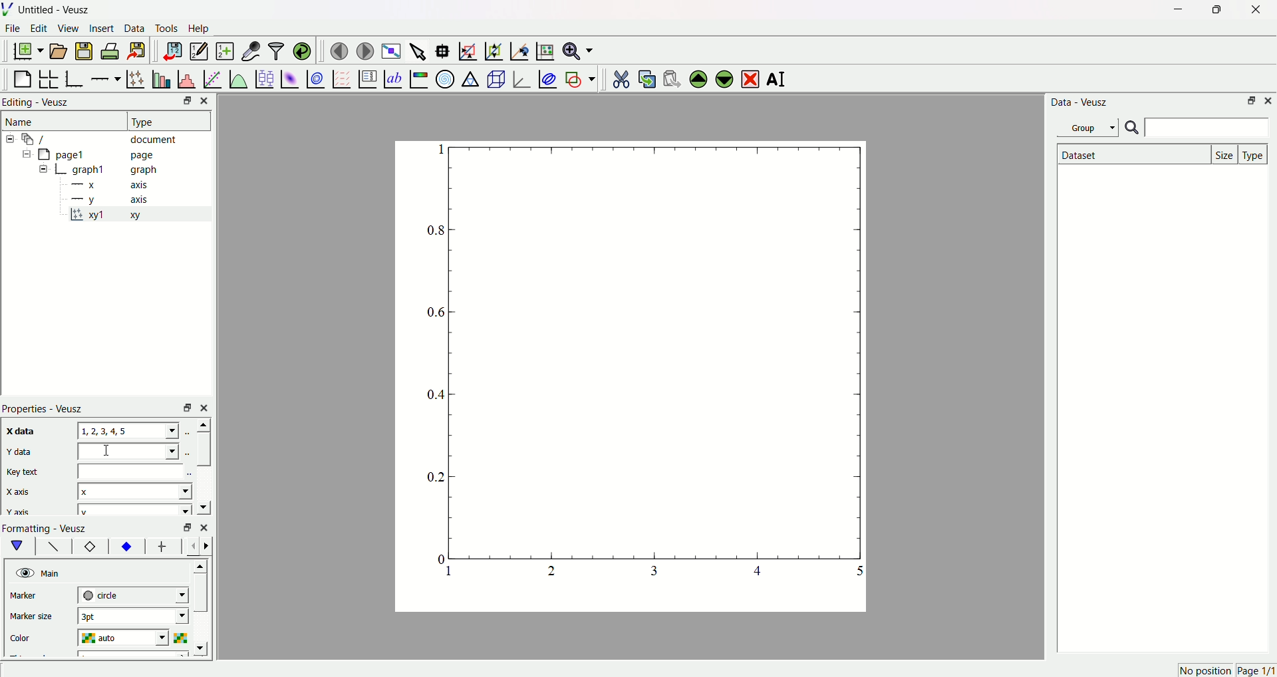  What do you see at coordinates (127, 451) in the screenshot?
I see `Y` at bounding box center [127, 451].